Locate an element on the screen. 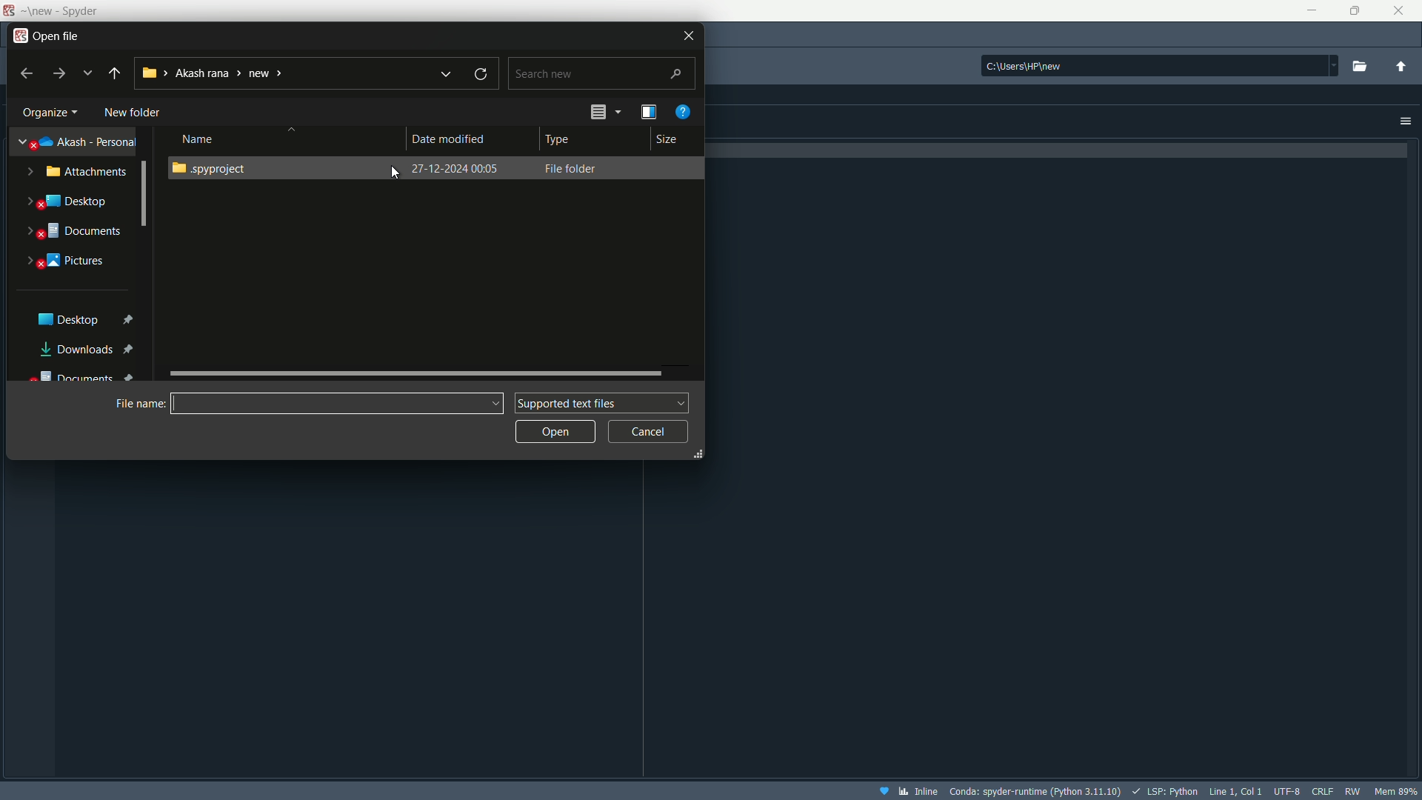 The image size is (1422, 800). Pictures is located at coordinates (71, 261).